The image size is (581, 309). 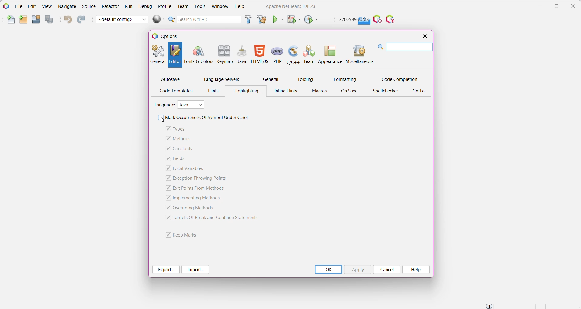 I want to click on Language Servers, so click(x=221, y=79).